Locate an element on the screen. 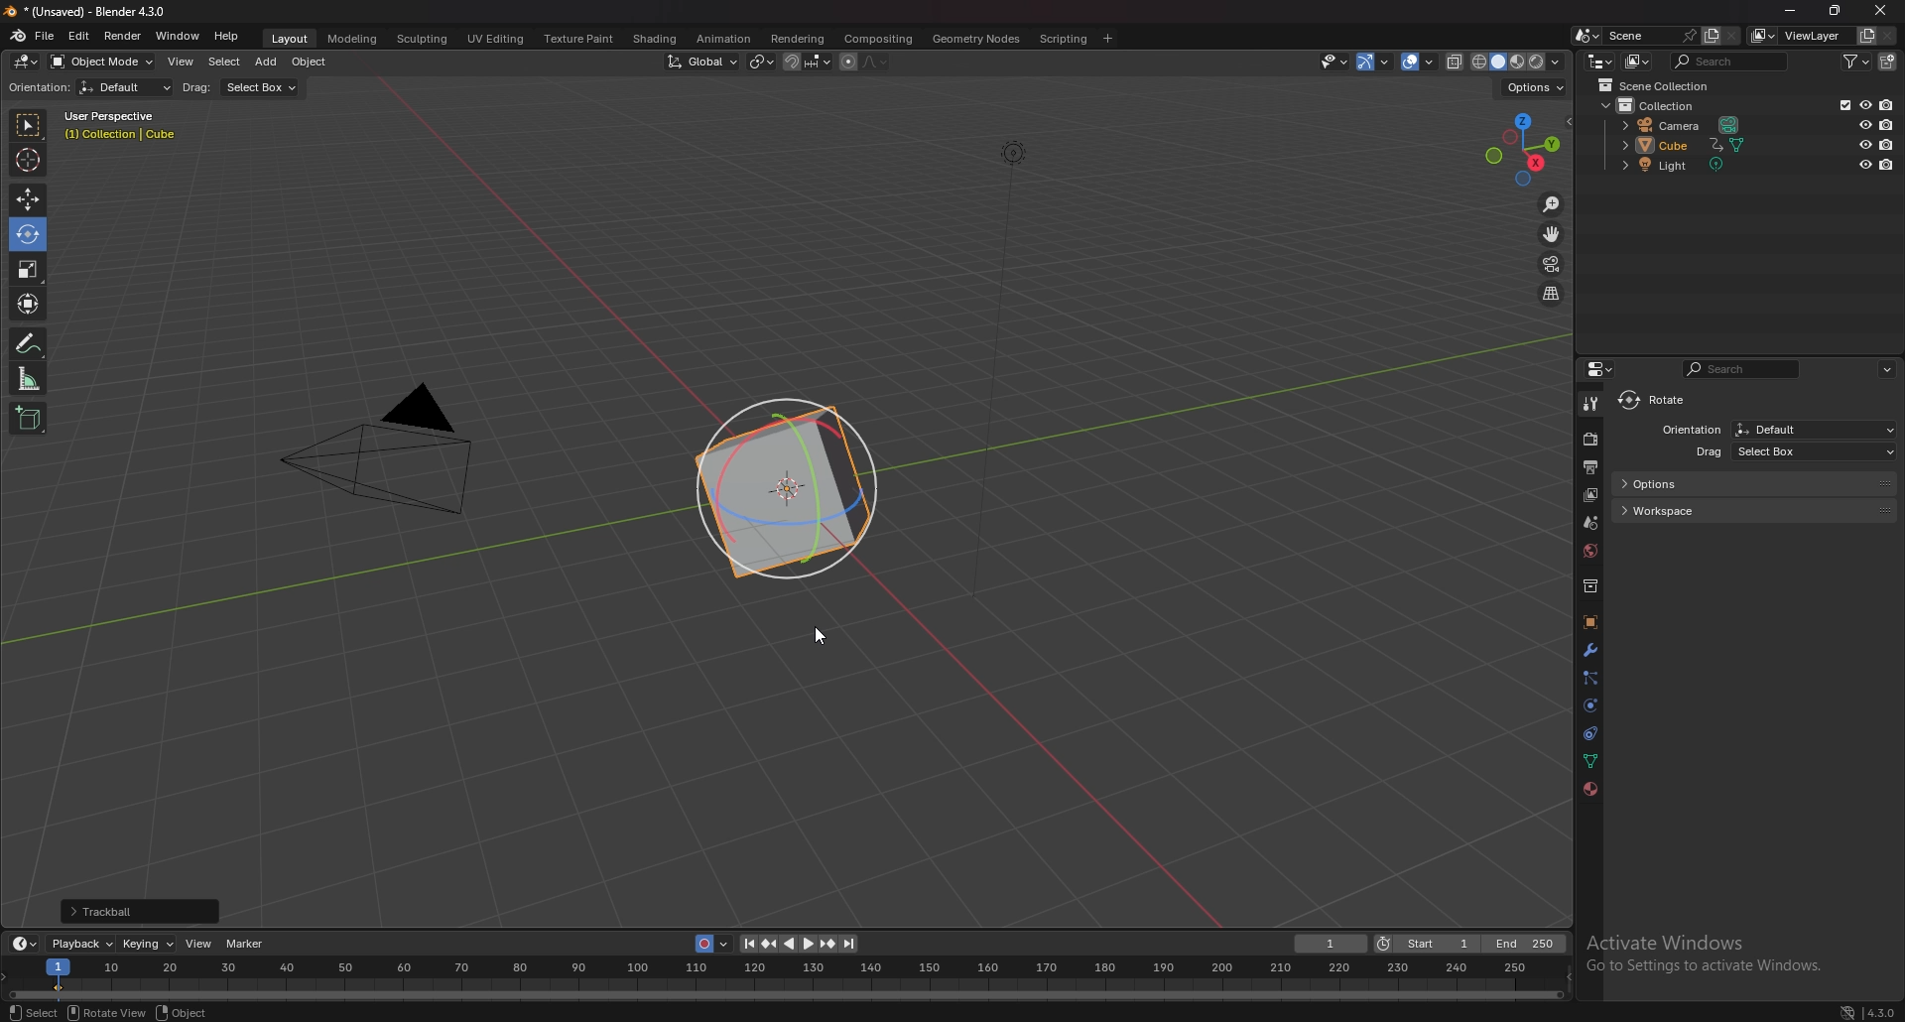  hide in view port is located at coordinates (1865, 104).